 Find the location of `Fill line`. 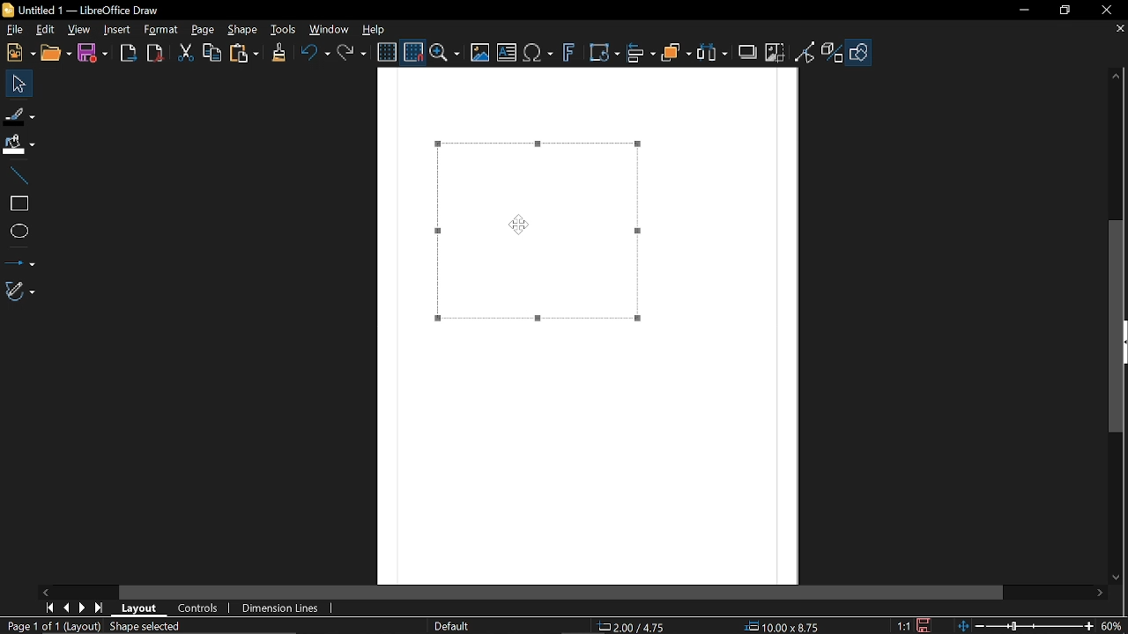

Fill line is located at coordinates (19, 114).